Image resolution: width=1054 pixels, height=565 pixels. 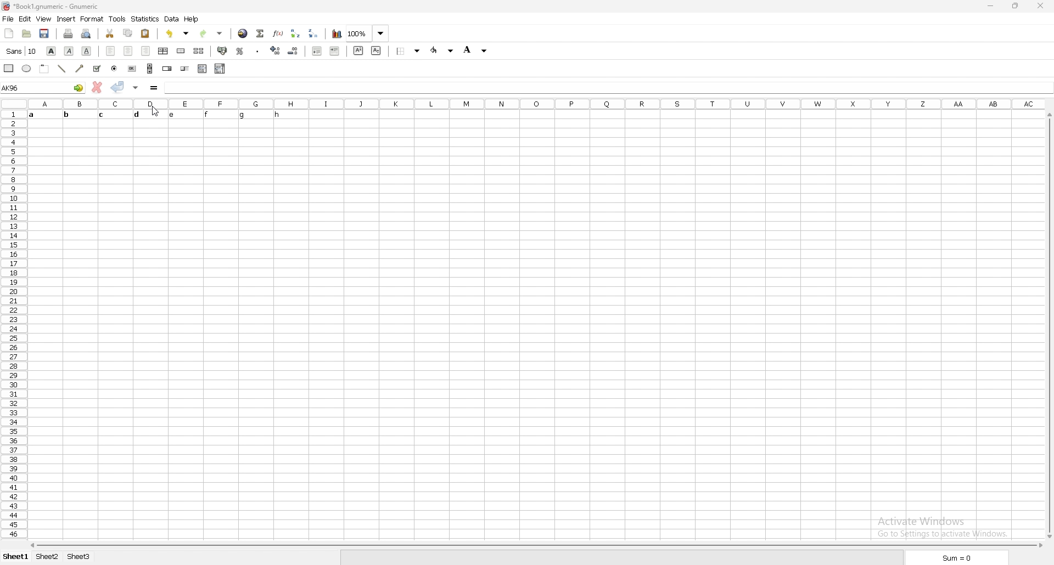 I want to click on split merged cell, so click(x=199, y=50).